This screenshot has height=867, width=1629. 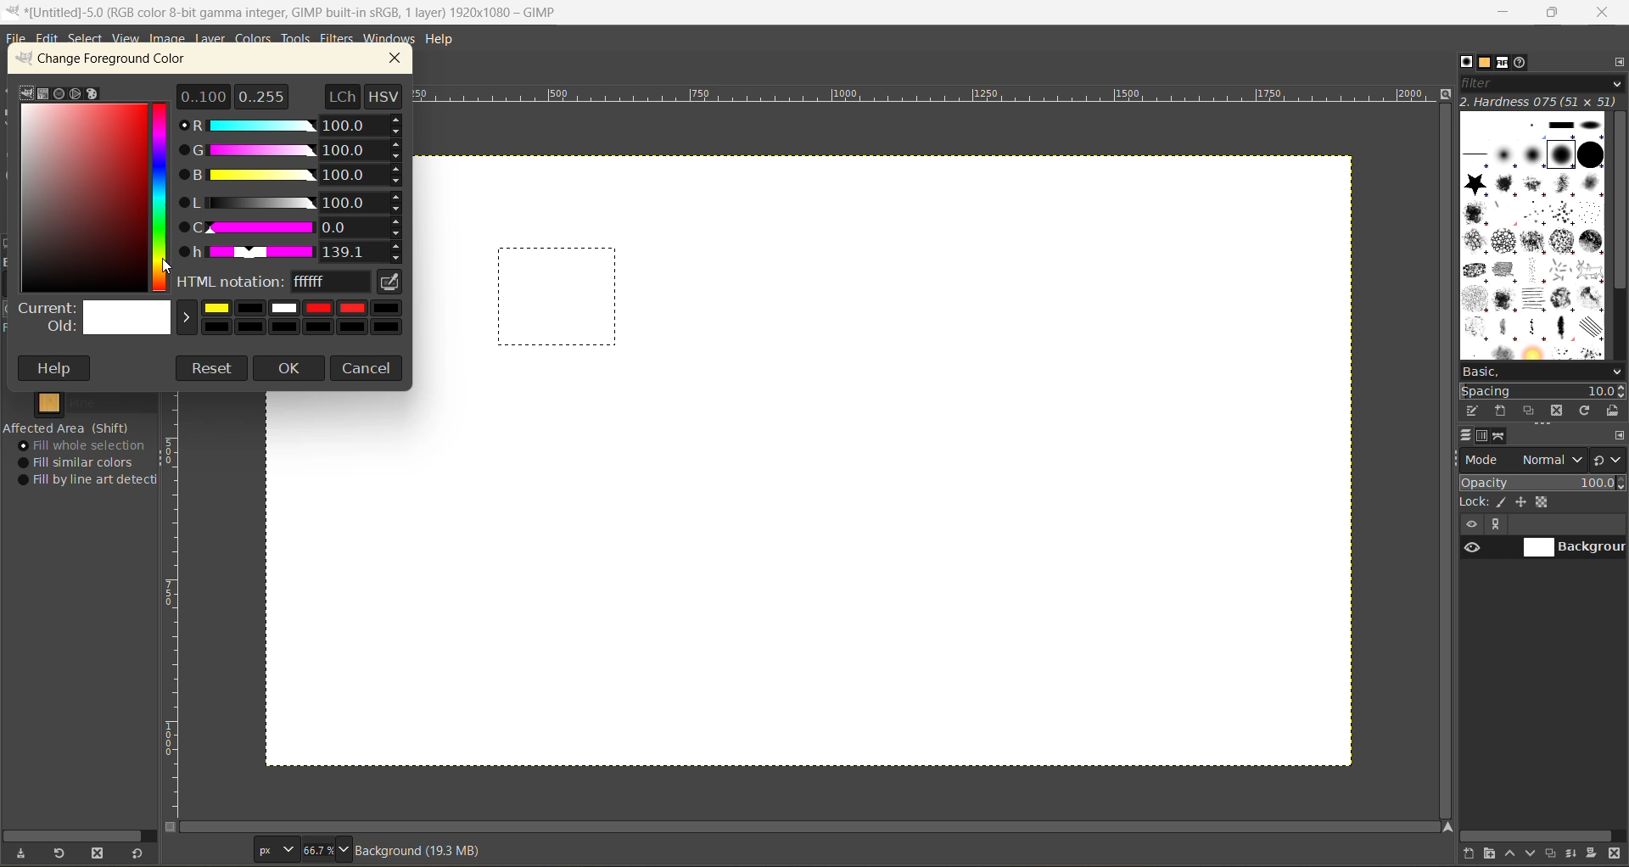 I want to click on fonts, so click(x=1504, y=63).